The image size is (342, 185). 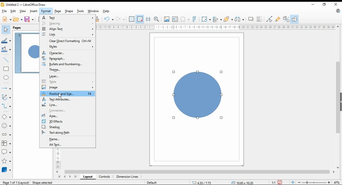 What do you see at coordinates (59, 110) in the screenshot?
I see `connector` at bounding box center [59, 110].